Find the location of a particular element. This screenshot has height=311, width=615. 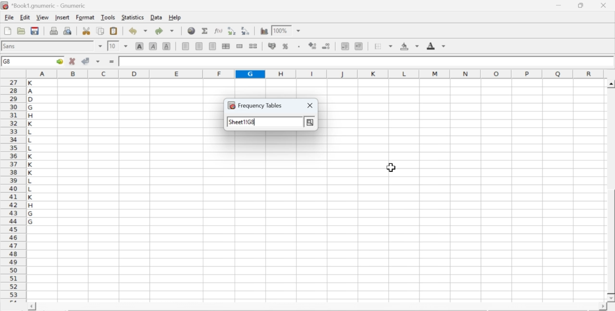

close is located at coordinates (313, 105).